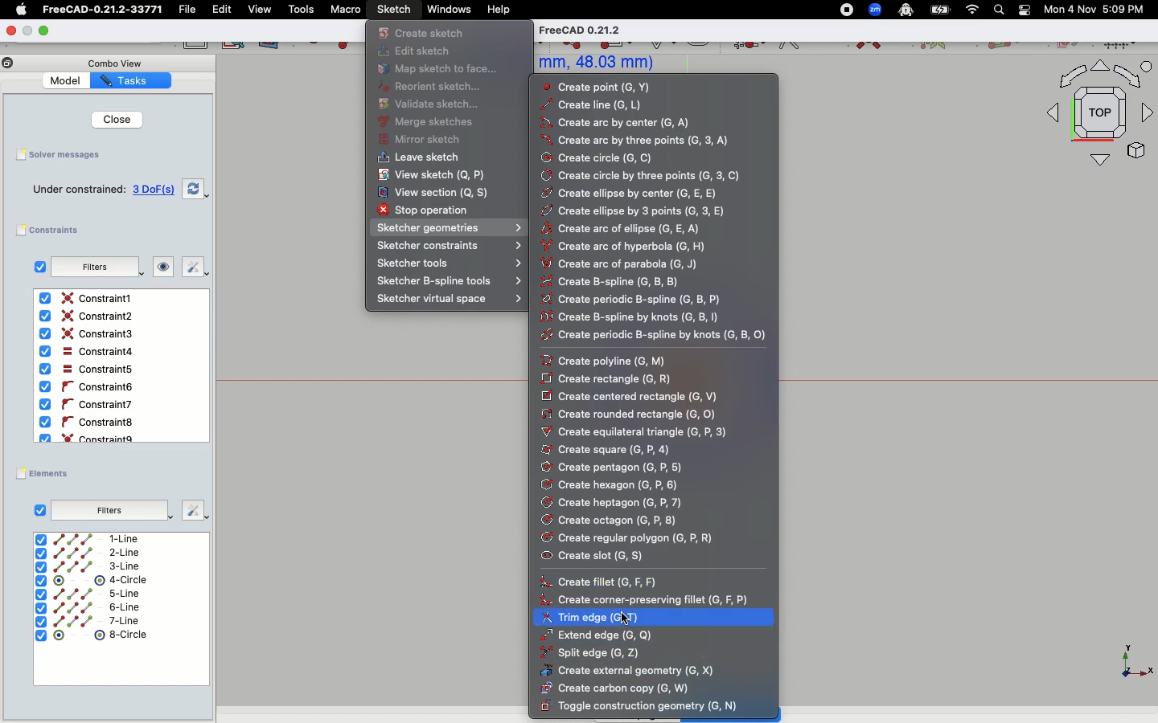 This screenshot has width=1158, height=723. I want to click on Help, so click(499, 8).